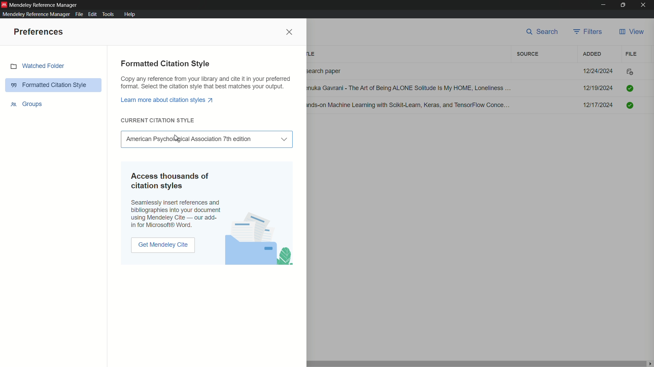 This screenshot has height=367, width=654. I want to click on maximize, so click(624, 5).